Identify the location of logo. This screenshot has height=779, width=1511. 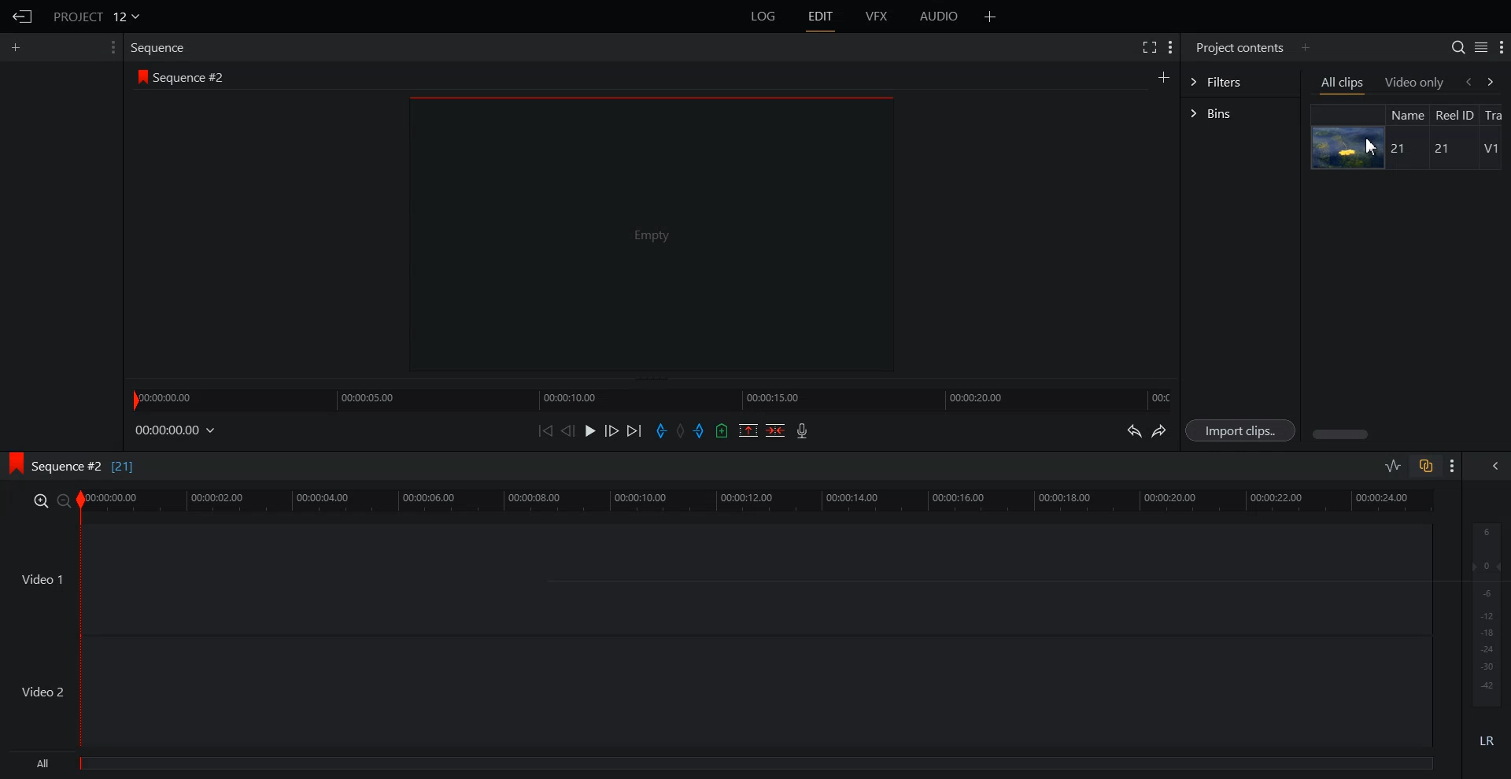
(13, 465).